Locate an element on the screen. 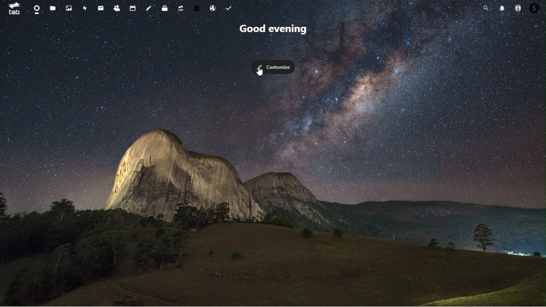  customize  is located at coordinates (276, 67).